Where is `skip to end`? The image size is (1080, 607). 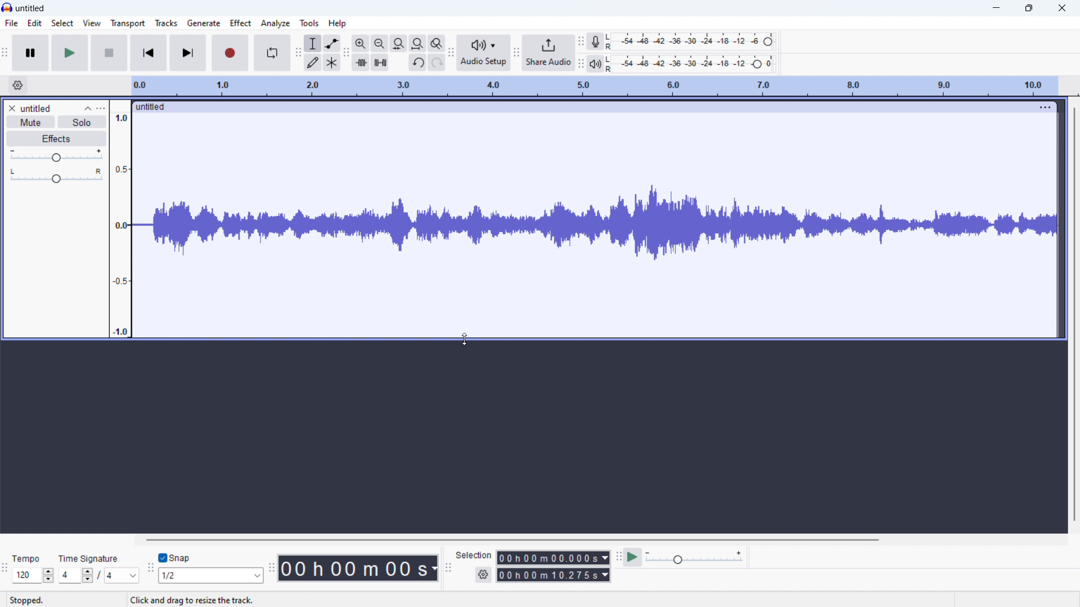
skip to end is located at coordinates (187, 52).